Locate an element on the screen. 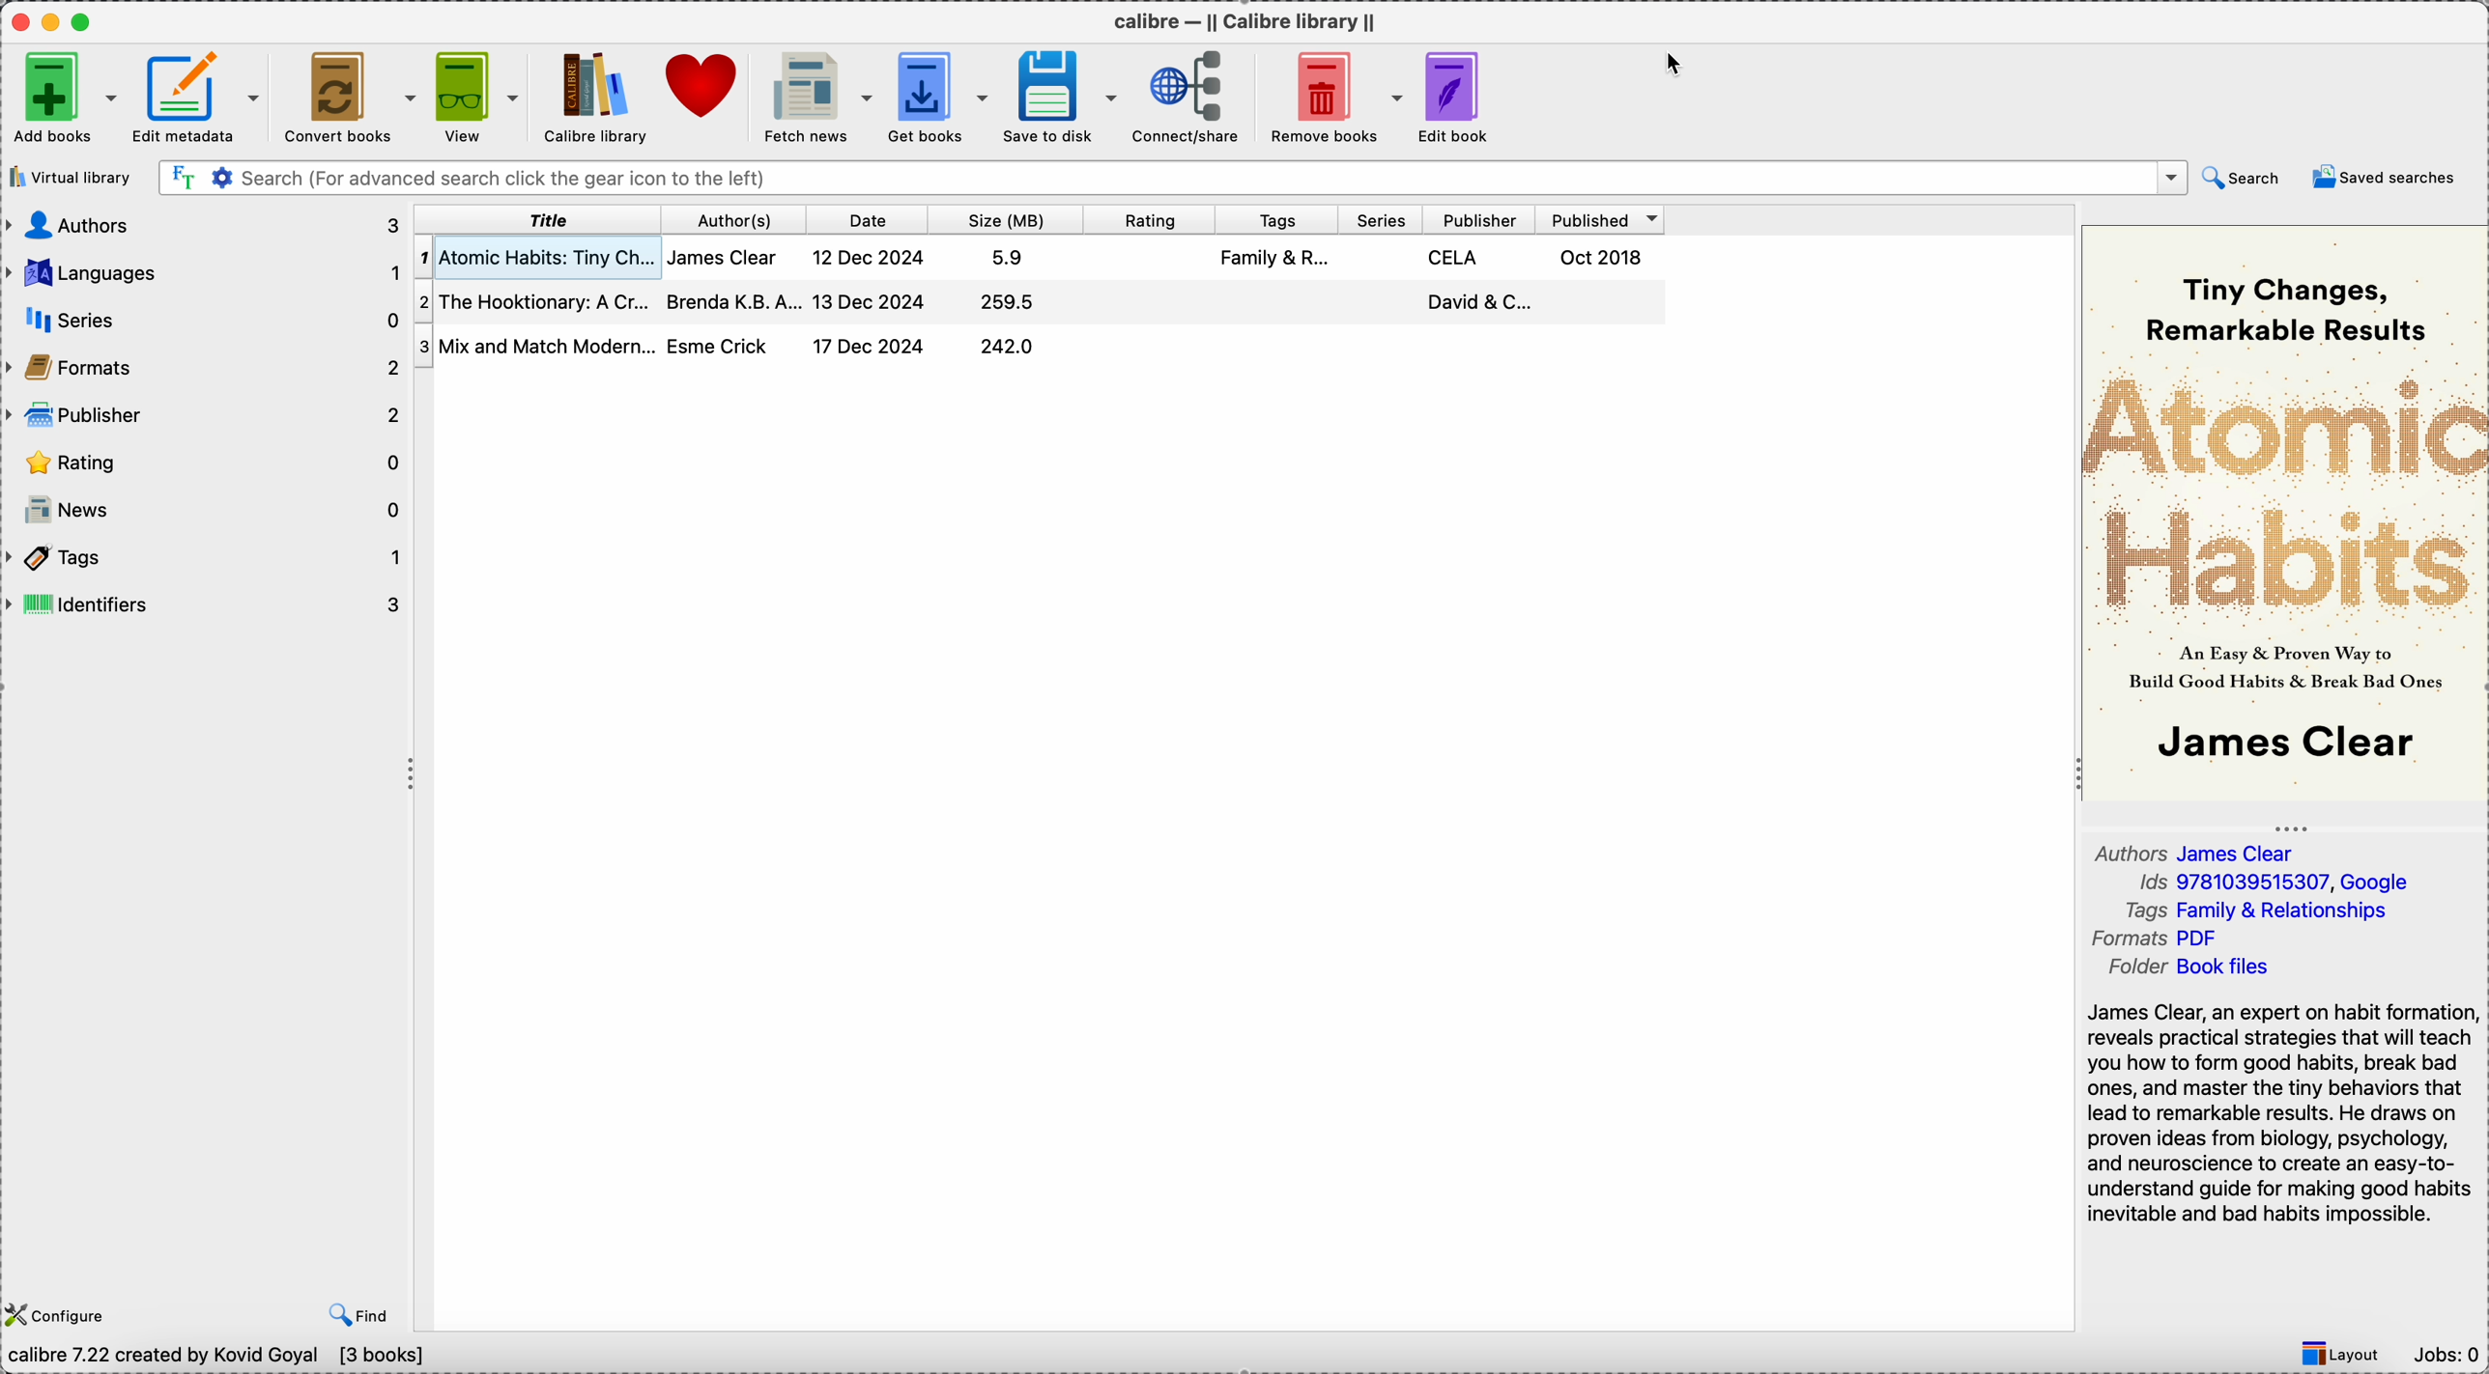 The height and width of the screenshot is (1374, 2489). configure is located at coordinates (59, 1312).